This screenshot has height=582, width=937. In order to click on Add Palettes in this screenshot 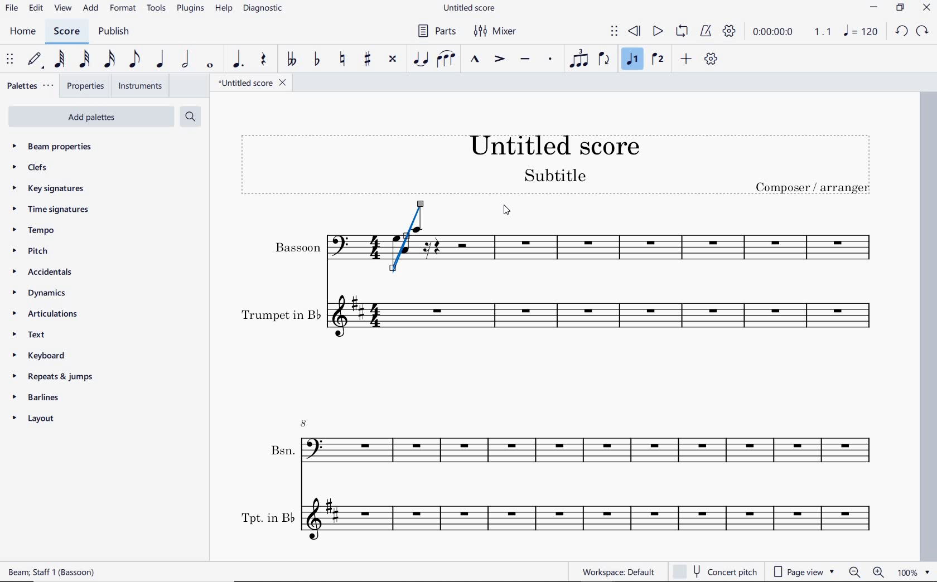, I will do `click(91, 115)`.